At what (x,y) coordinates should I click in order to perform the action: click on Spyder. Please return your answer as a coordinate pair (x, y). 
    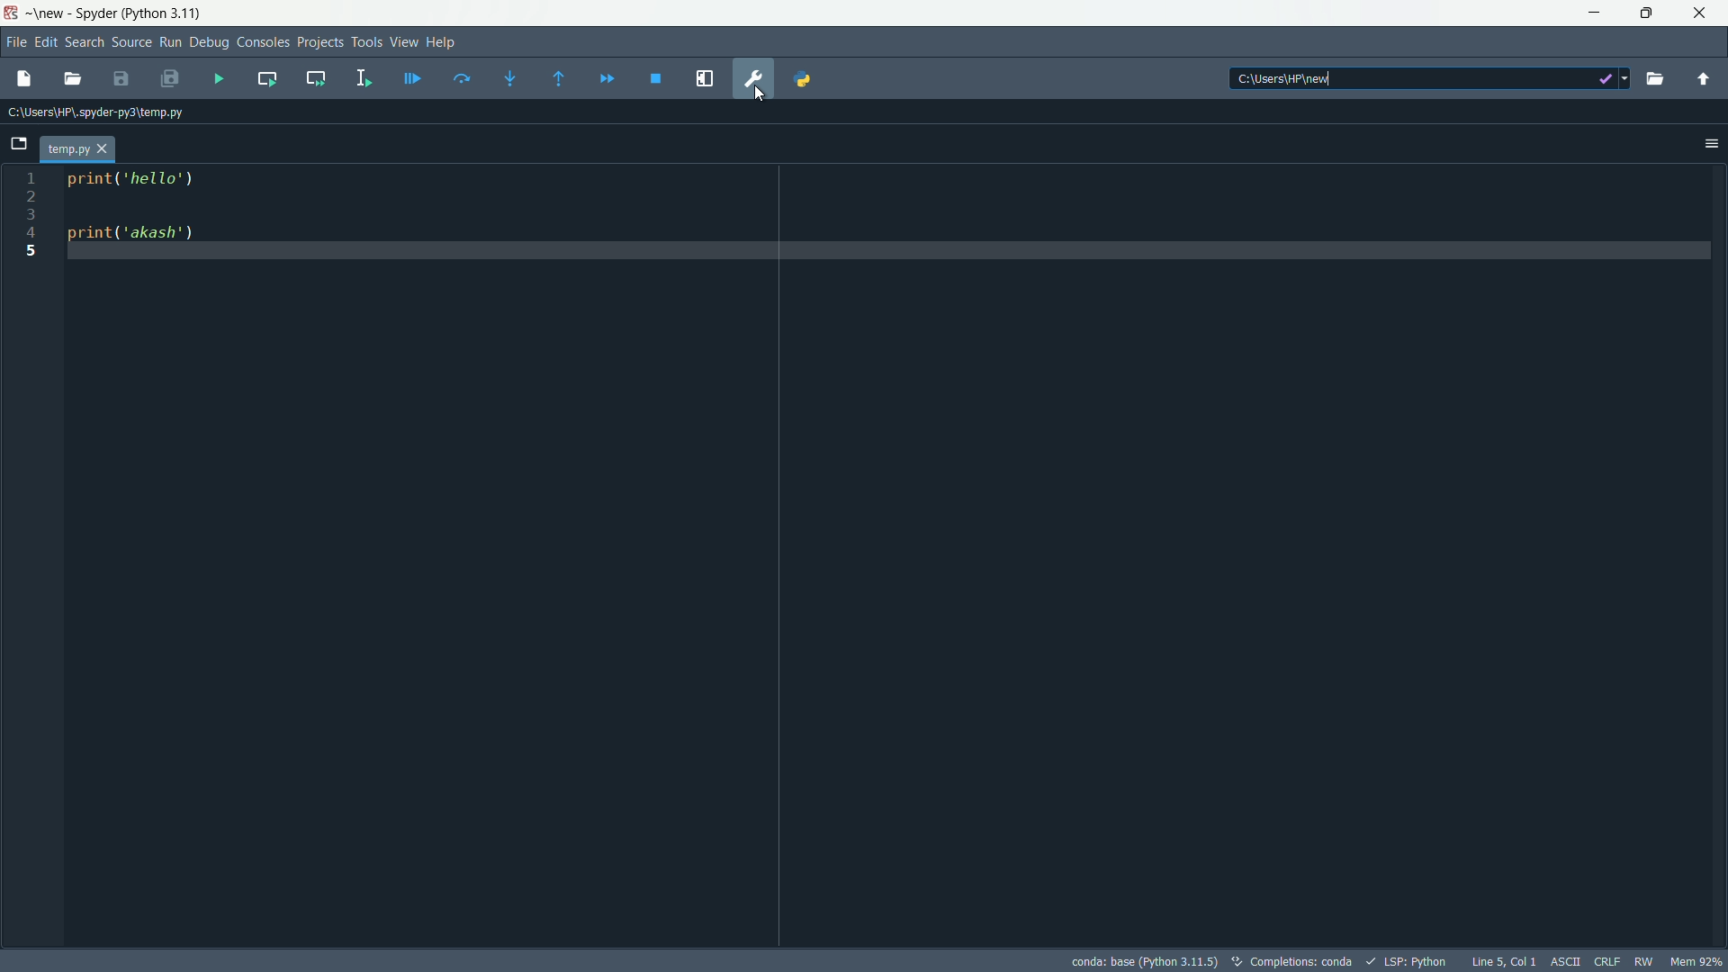
    Looking at the image, I should click on (93, 13).